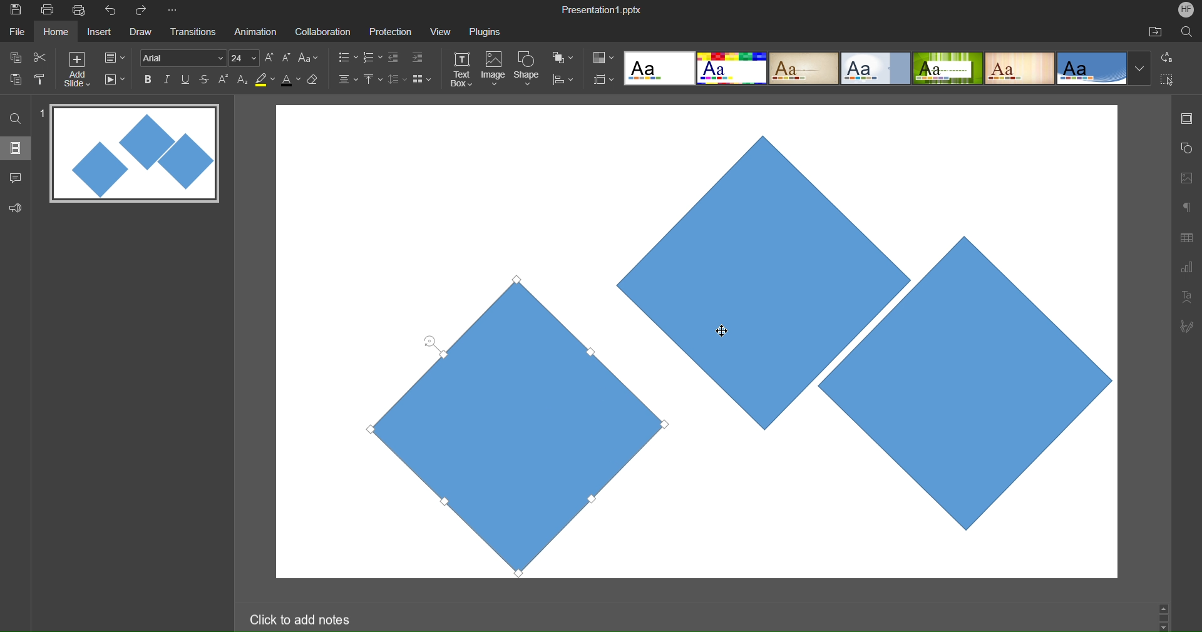  Describe the element at coordinates (321, 32) in the screenshot. I see `Collaboration` at that location.